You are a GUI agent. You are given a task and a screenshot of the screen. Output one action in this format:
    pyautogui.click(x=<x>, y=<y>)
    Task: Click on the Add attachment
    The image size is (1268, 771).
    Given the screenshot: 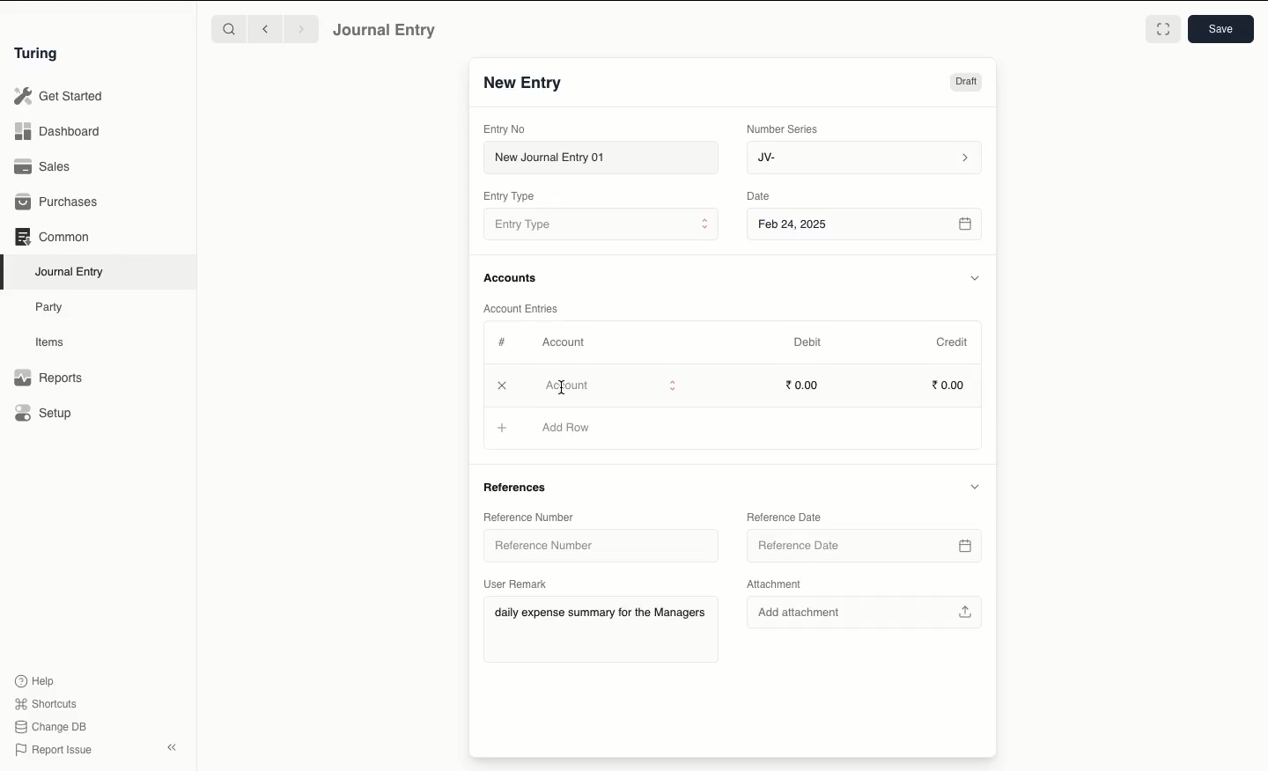 What is the action you would take?
    pyautogui.click(x=866, y=614)
    